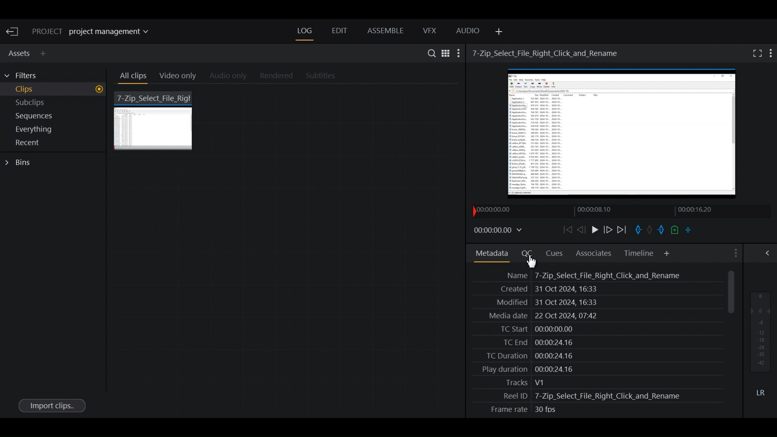  I want to click on Frame rate, so click(582, 409).